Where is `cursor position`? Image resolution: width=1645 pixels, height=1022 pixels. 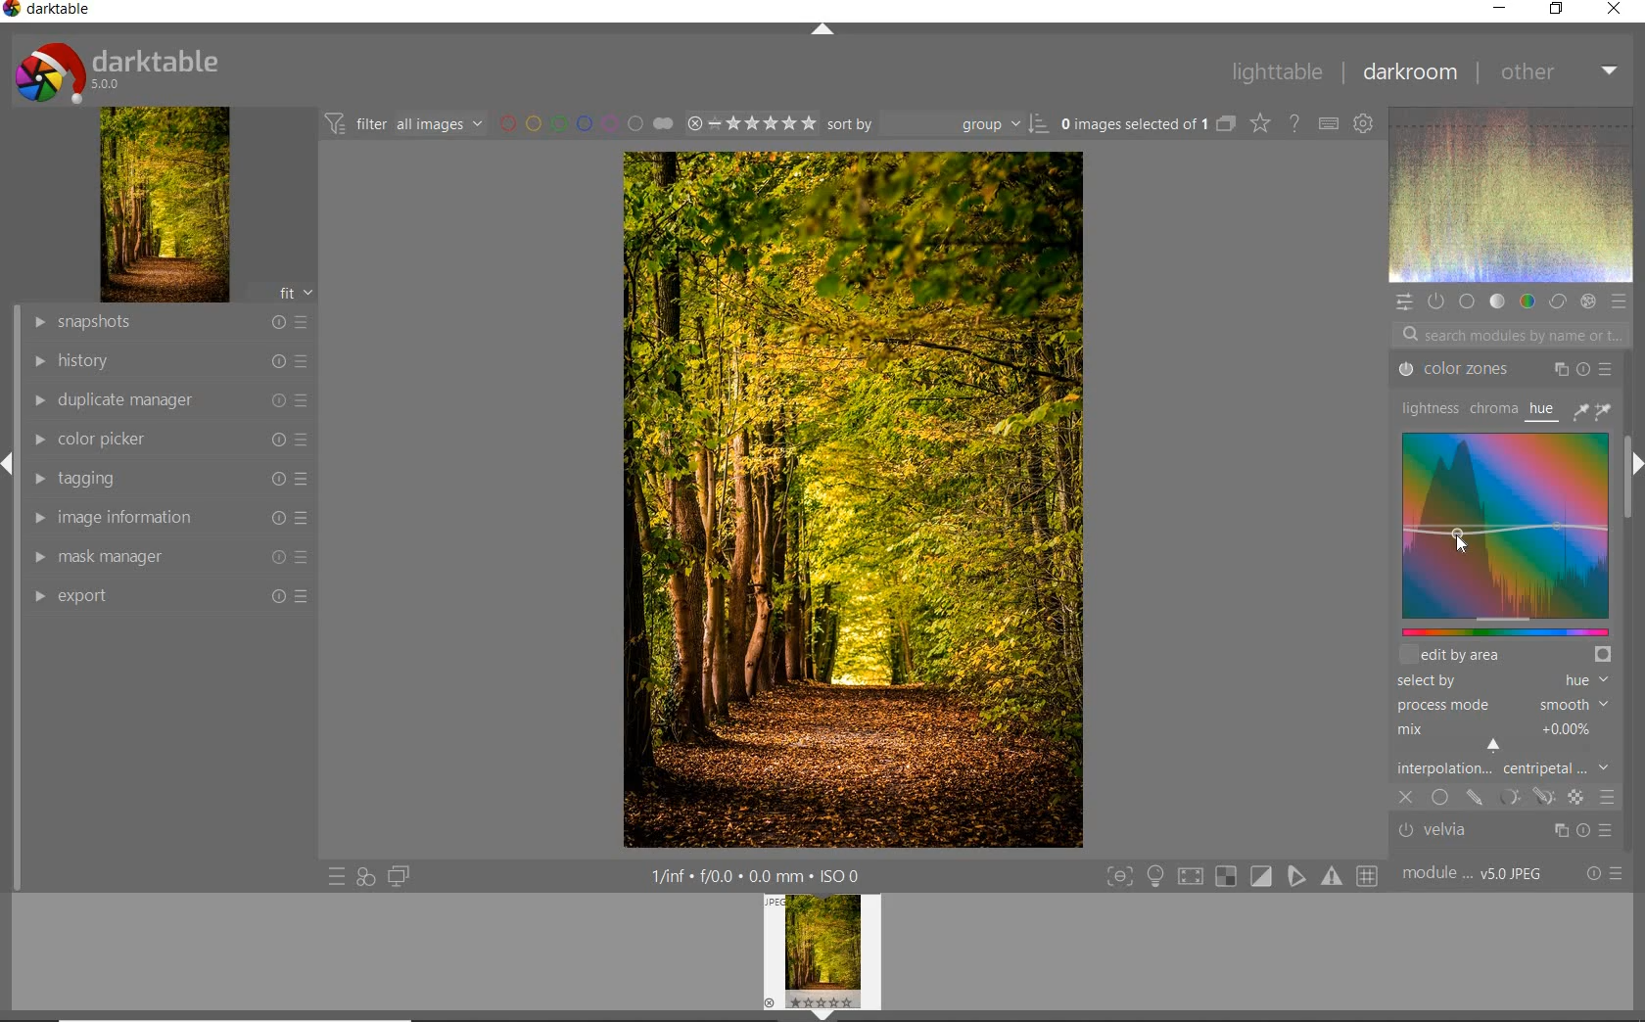 cursor position is located at coordinates (1458, 541).